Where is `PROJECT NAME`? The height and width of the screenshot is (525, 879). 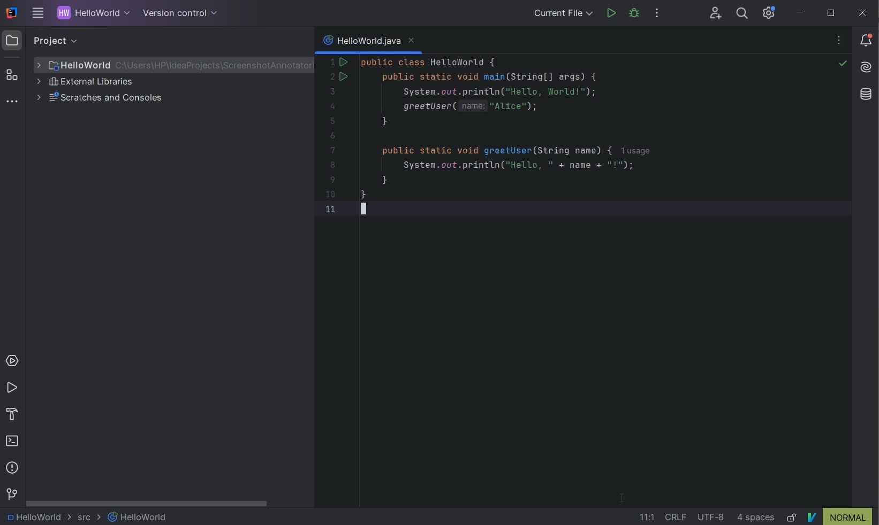
PROJECT NAME is located at coordinates (91, 14).